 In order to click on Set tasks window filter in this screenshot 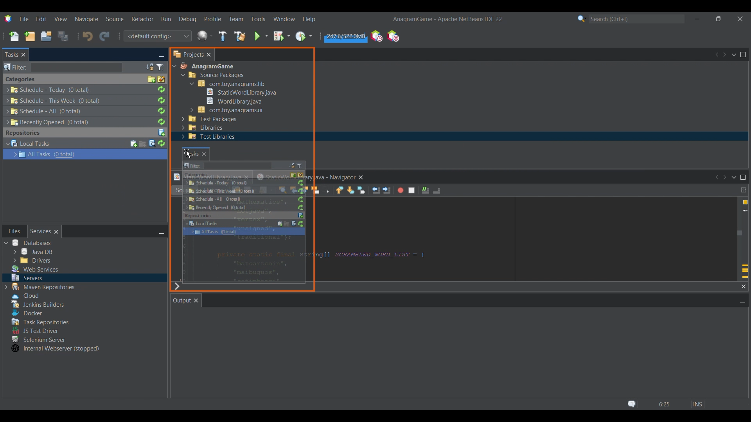, I will do `click(160, 67)`.